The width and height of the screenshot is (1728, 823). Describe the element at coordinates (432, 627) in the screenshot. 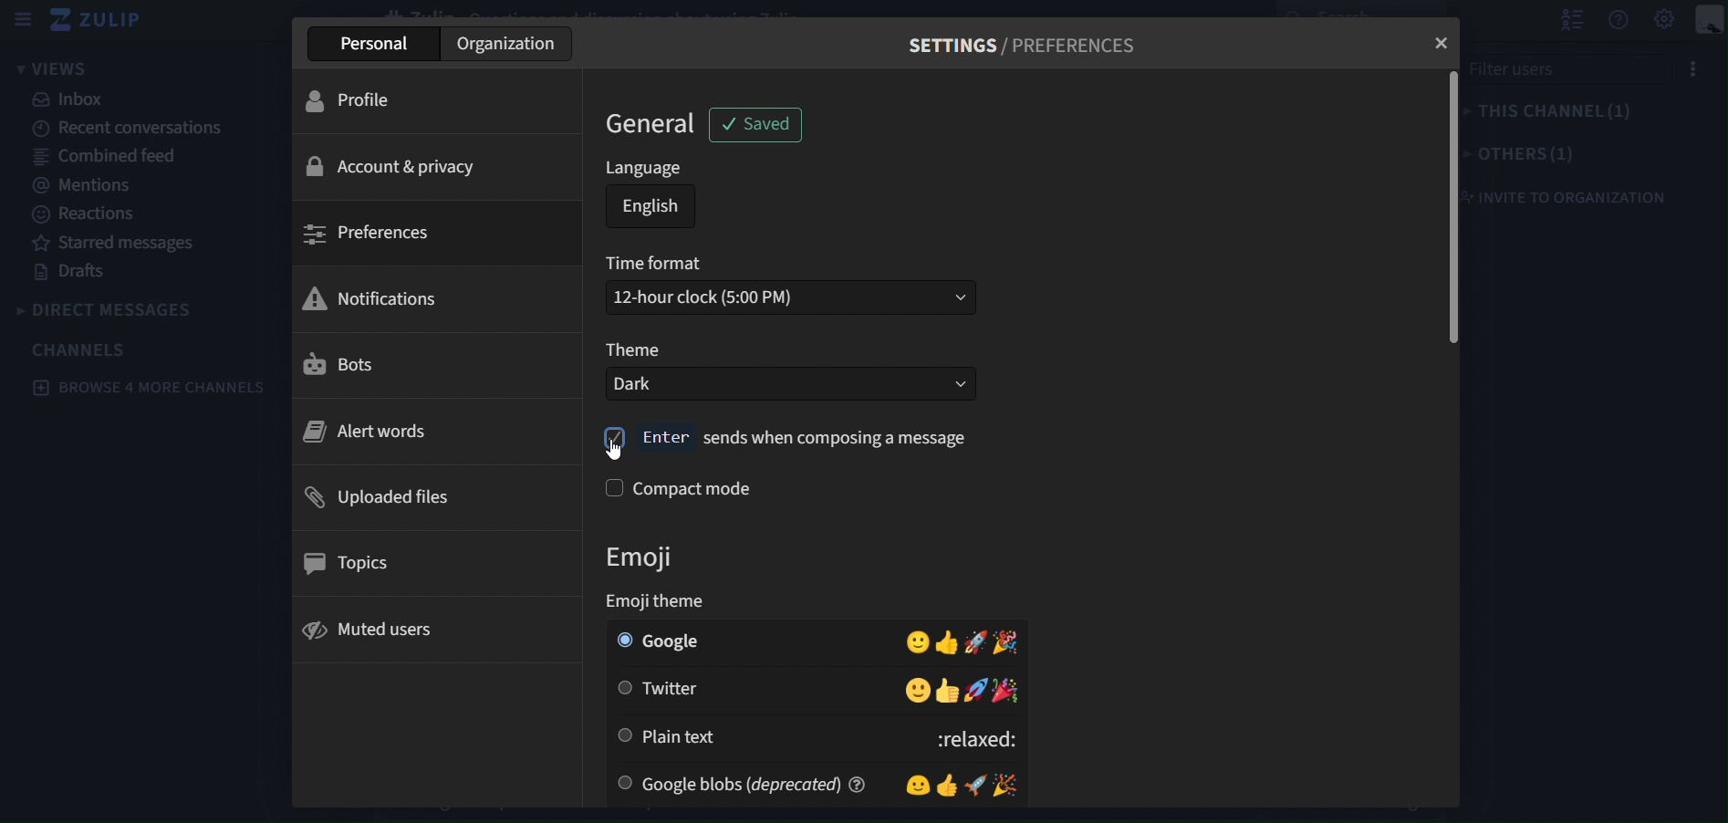

I see `muted users` at that location.